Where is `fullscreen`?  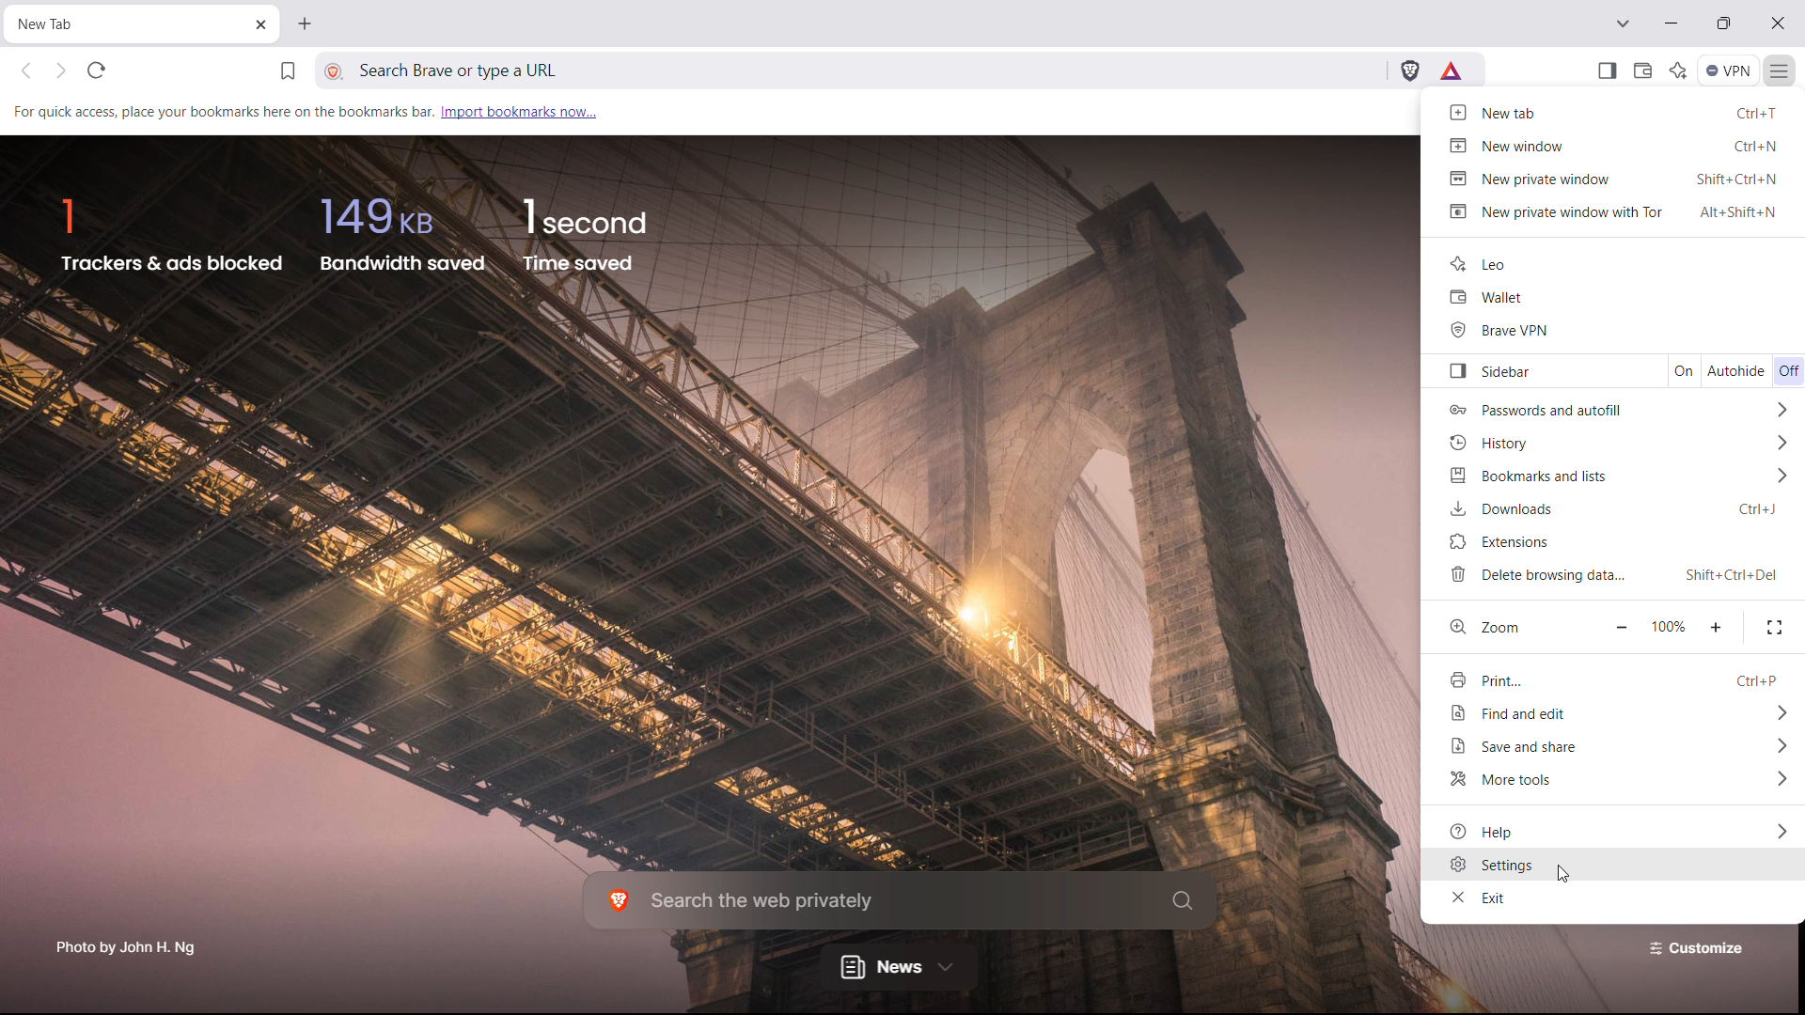
fullscreen is located at coordinates (1774, 625).